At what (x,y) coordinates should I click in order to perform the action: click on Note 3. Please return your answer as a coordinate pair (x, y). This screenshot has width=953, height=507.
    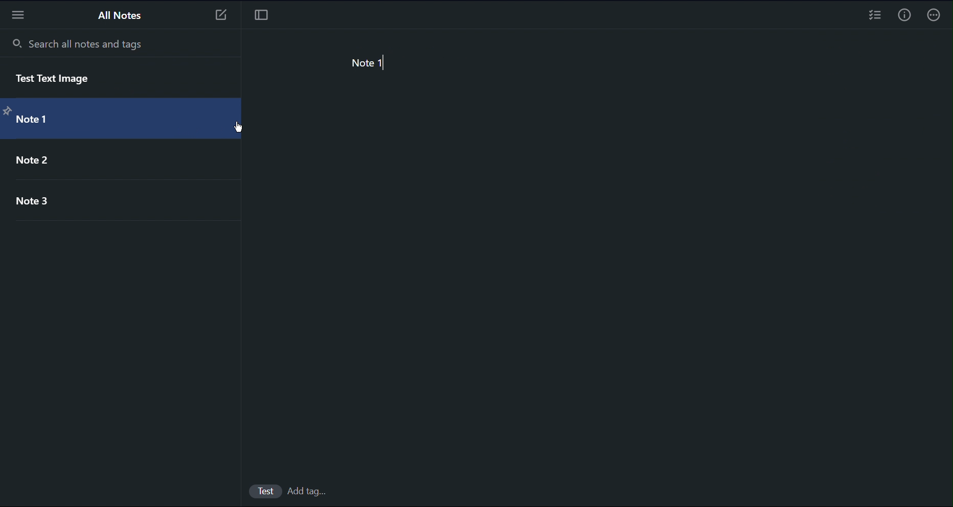
    Looking at the image, I should click on (37, 204).